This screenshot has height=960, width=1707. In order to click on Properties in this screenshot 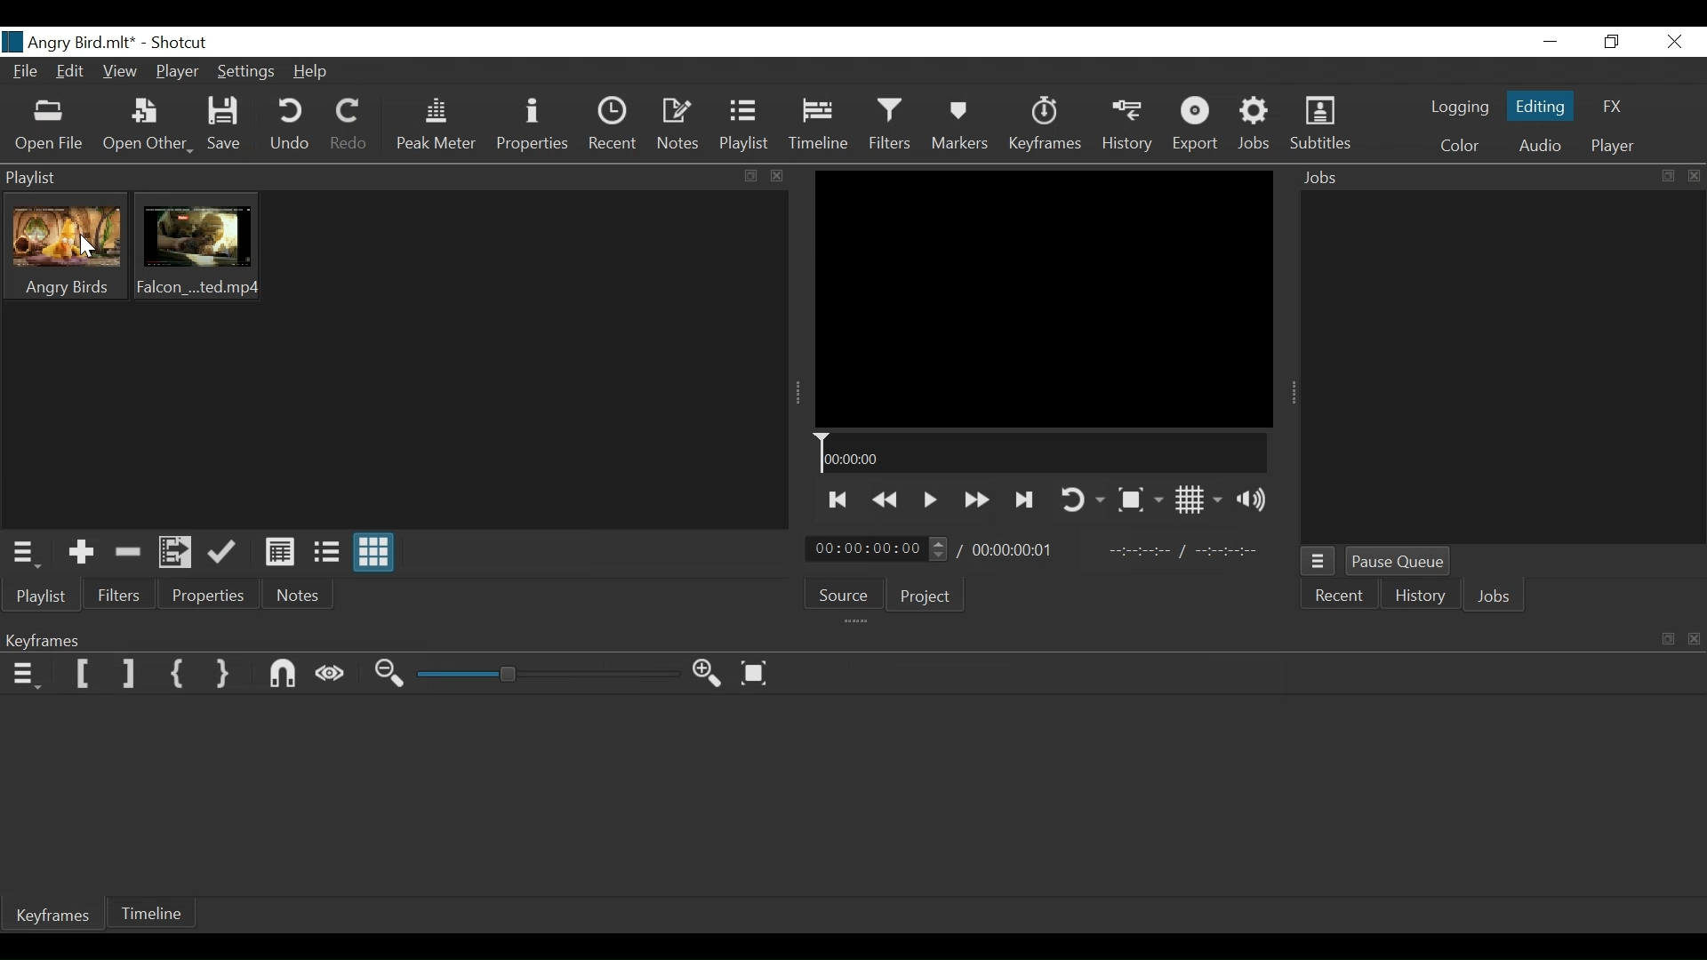, I will do `click(531, 127)`.